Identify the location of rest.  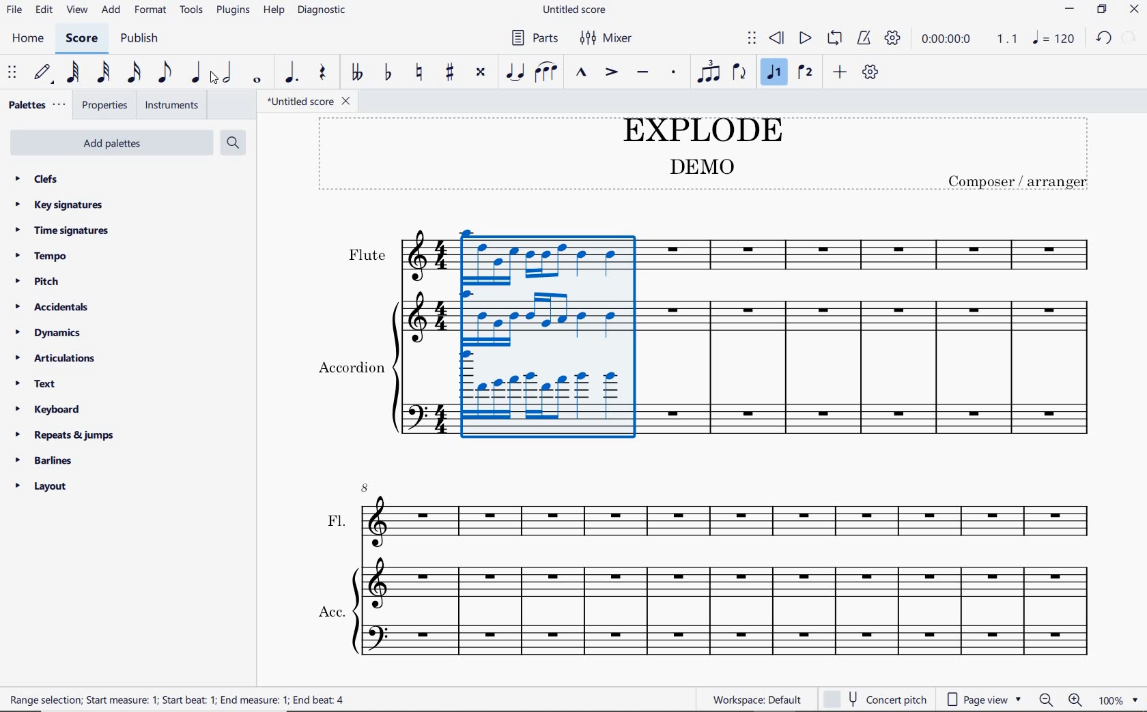
(324, 73).